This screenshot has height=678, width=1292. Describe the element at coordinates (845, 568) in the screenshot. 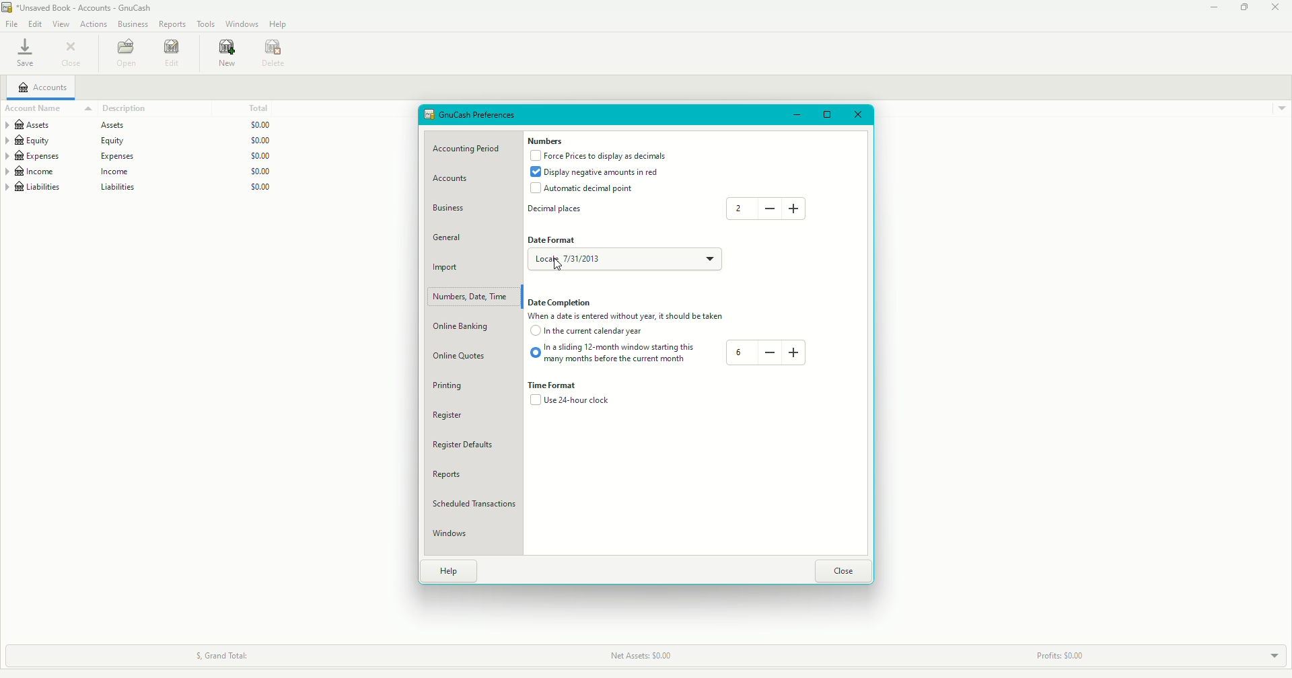

I see `Close` at that location.